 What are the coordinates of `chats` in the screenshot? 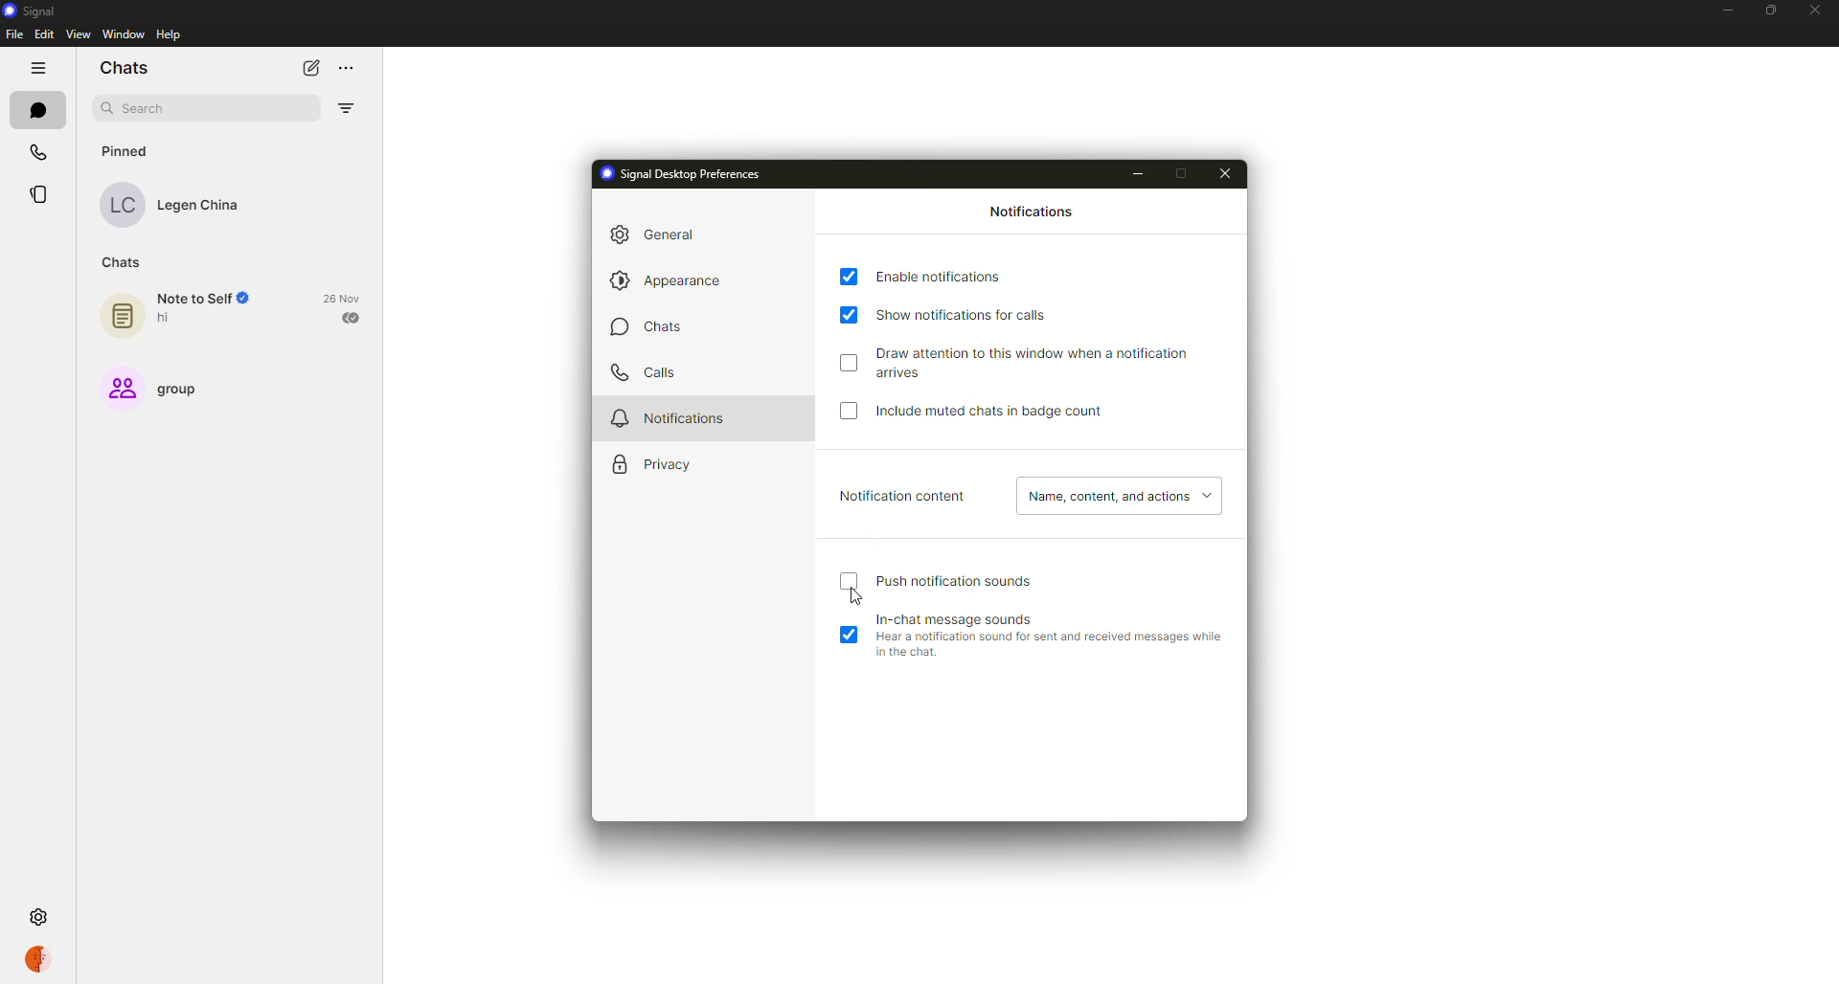 It's located at (125, 261).